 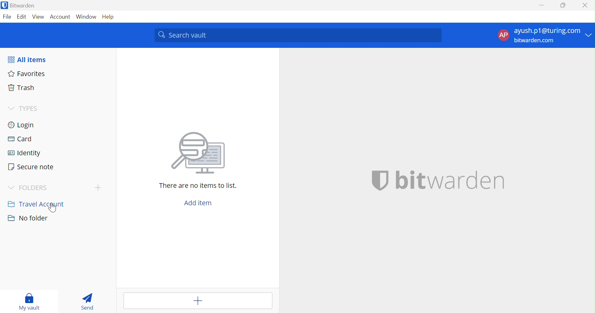 What do you see at coordinates (199, 154) in the screenshot?
I see `searching for file image` at bounding box center [199, 154].